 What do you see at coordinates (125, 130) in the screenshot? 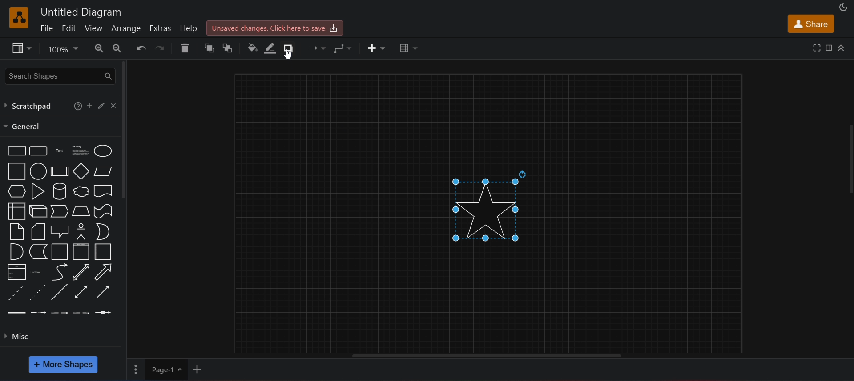
I see `vertical scroll bar` at bounding box center [125, 130].